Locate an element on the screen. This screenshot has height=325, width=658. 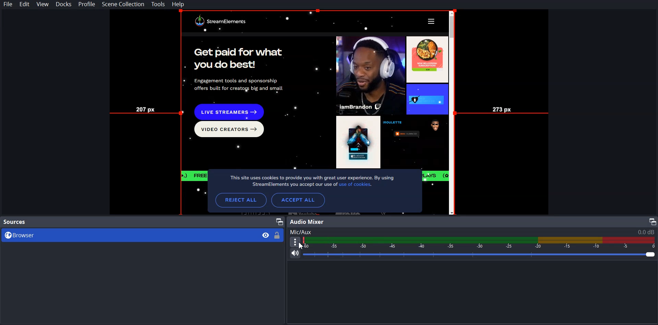
Profile is located at coordinates (87, 5).